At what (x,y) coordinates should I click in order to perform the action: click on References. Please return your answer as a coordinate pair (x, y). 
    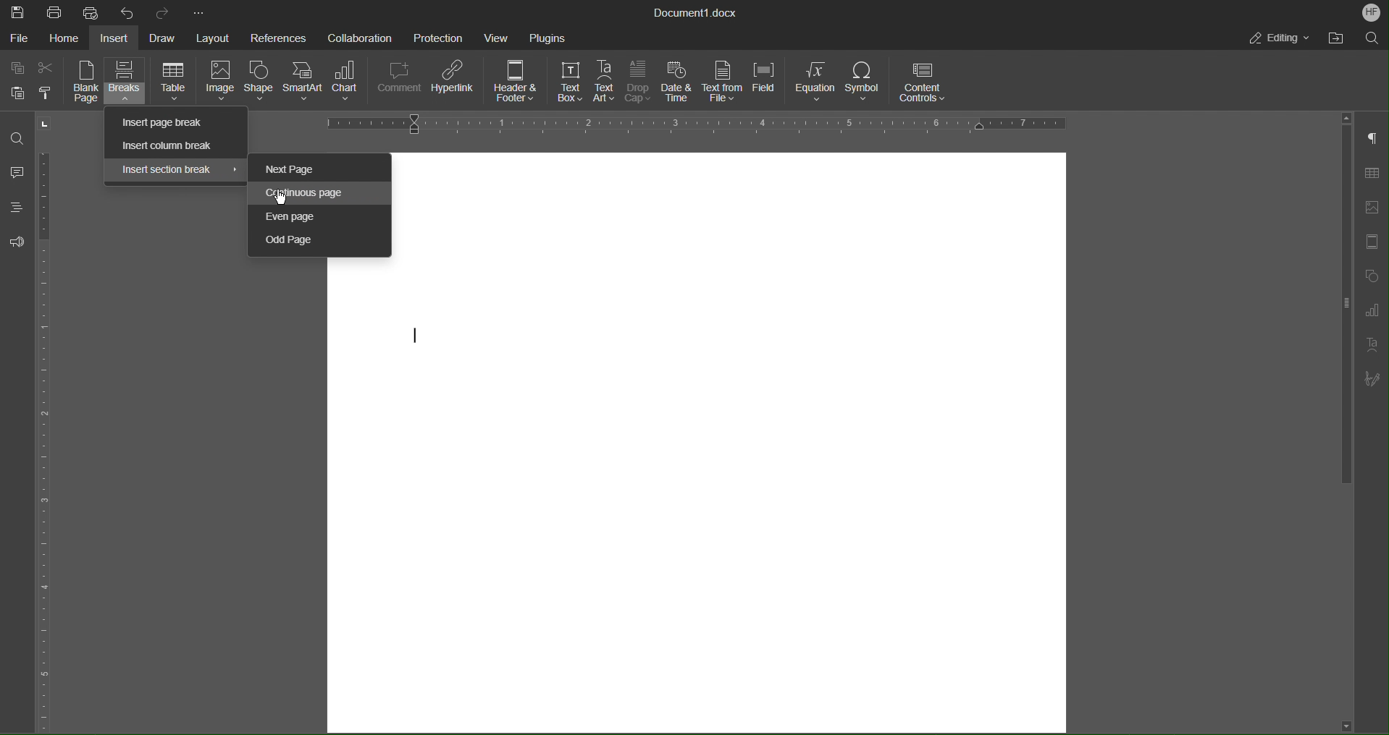
    Looking at the image, I should click on (277, 36).